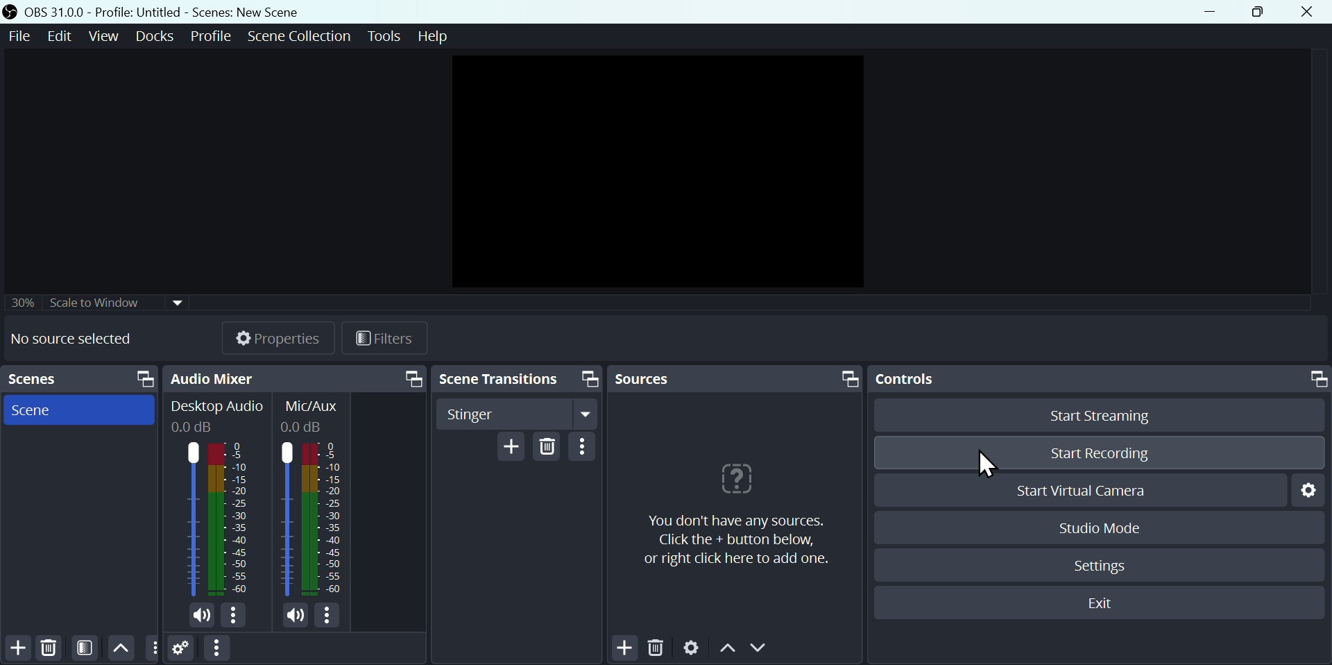 This screenshot has width=1332, height=665. Describe the element at coordinates (1095, 605) in the screenshot. I see `Exit` at that location.